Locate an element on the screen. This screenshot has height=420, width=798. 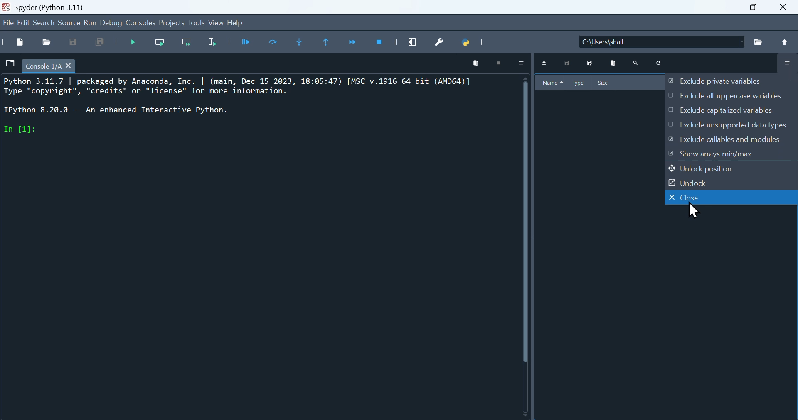
stop is located at coordinates (501, 63).